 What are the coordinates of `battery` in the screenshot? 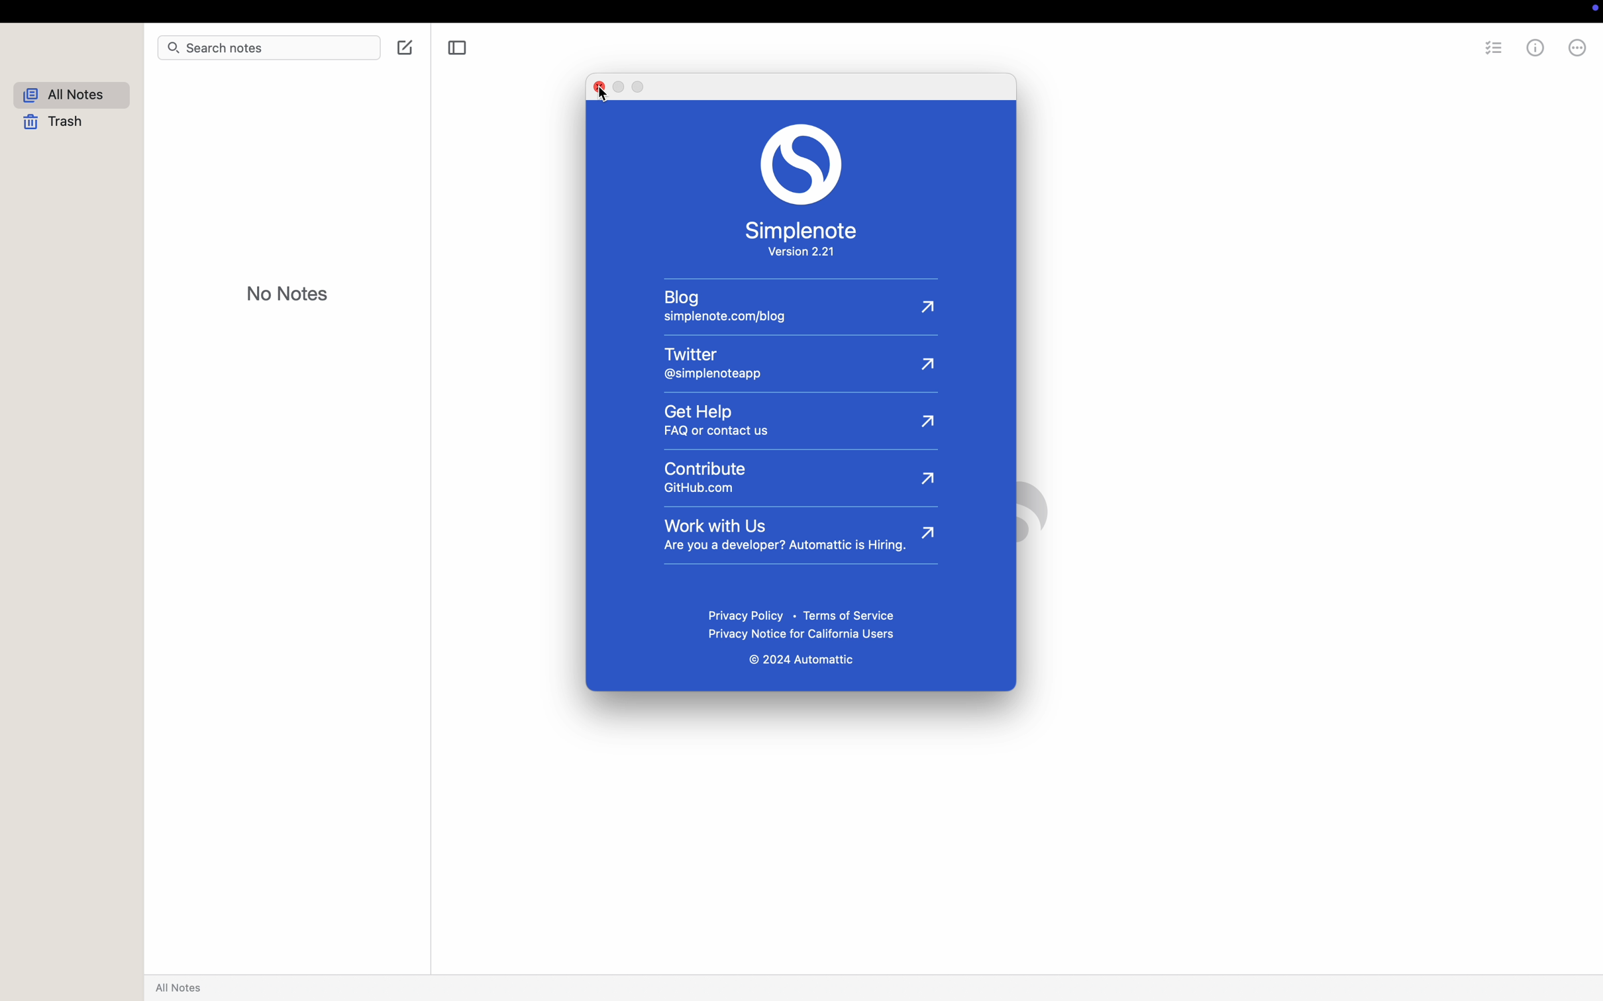 It's located at (1353, 11).